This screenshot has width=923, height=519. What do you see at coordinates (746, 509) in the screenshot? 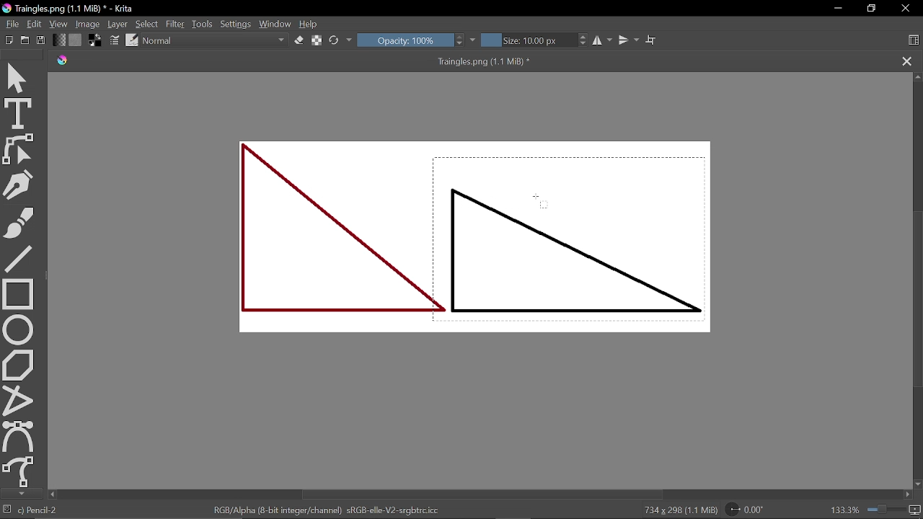
I see `Rotate` at bounding box center [746, 509].